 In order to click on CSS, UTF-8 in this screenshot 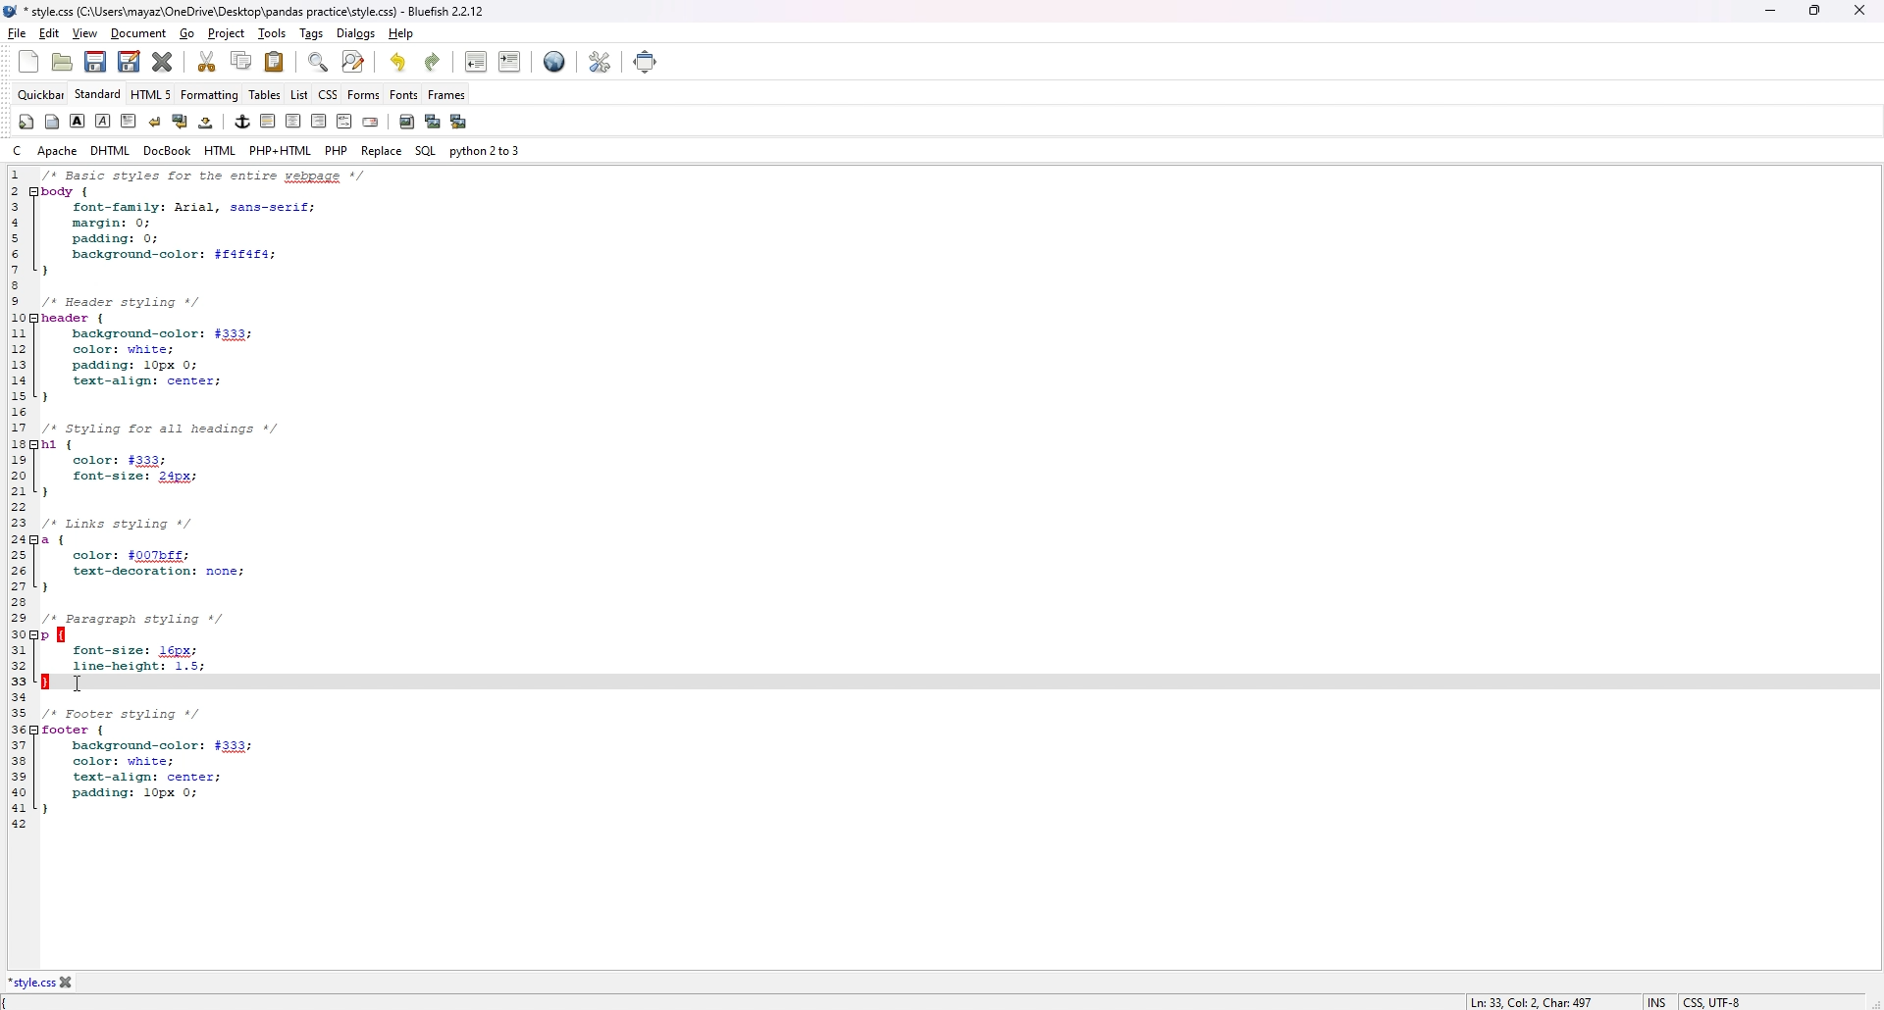, I will do `click(1716, 1001)`.